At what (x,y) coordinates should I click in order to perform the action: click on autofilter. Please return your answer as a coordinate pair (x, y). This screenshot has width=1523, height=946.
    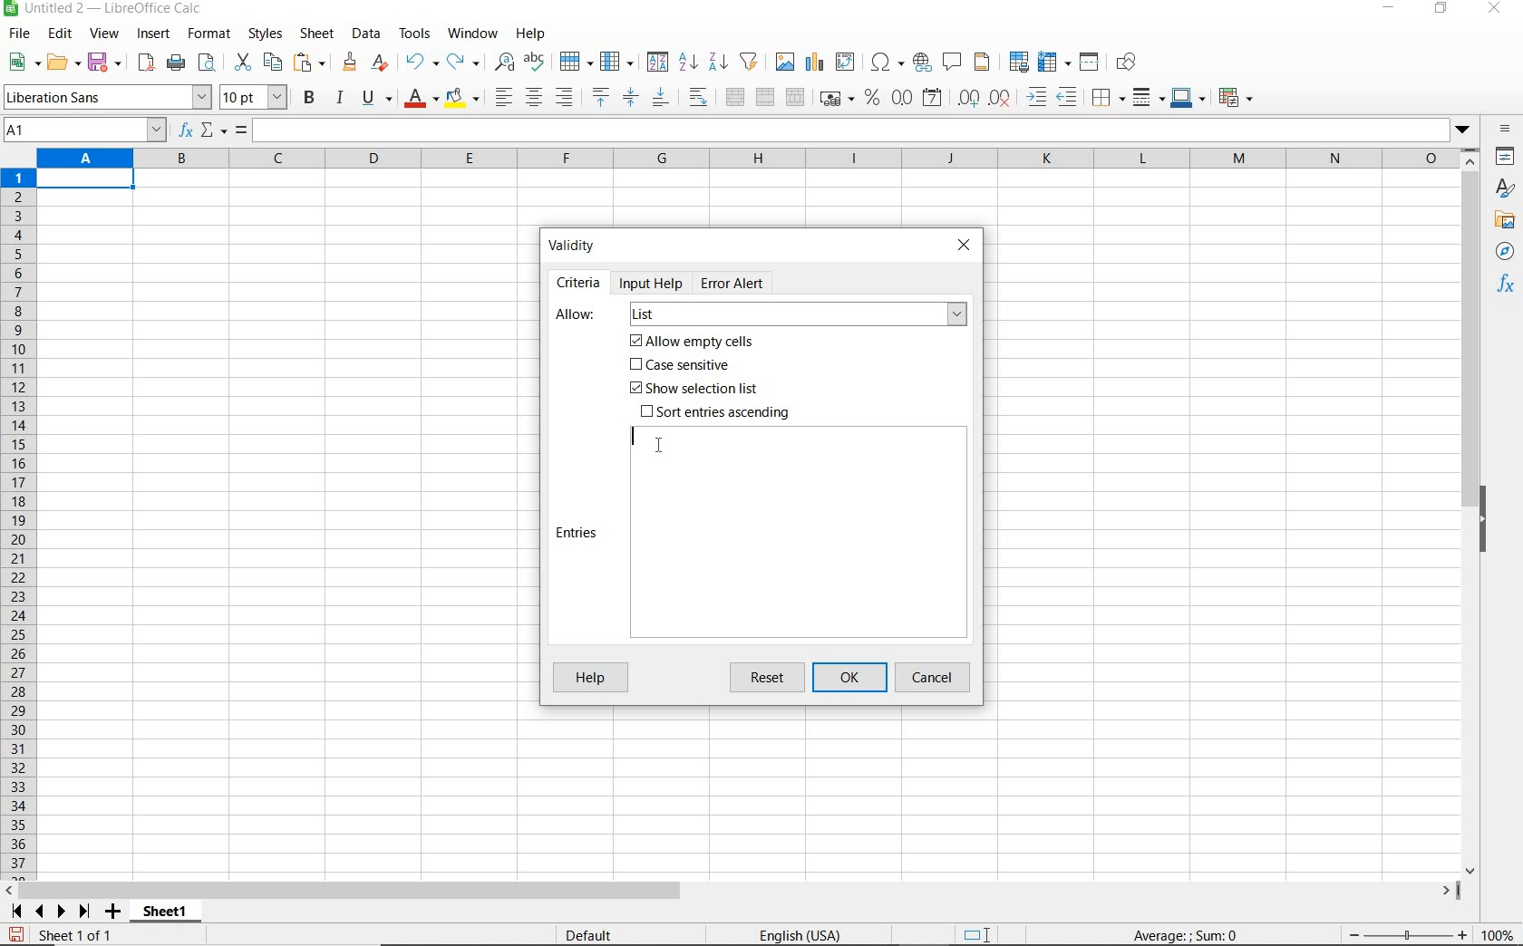
    Looking at the image, I should click on (748, 62).